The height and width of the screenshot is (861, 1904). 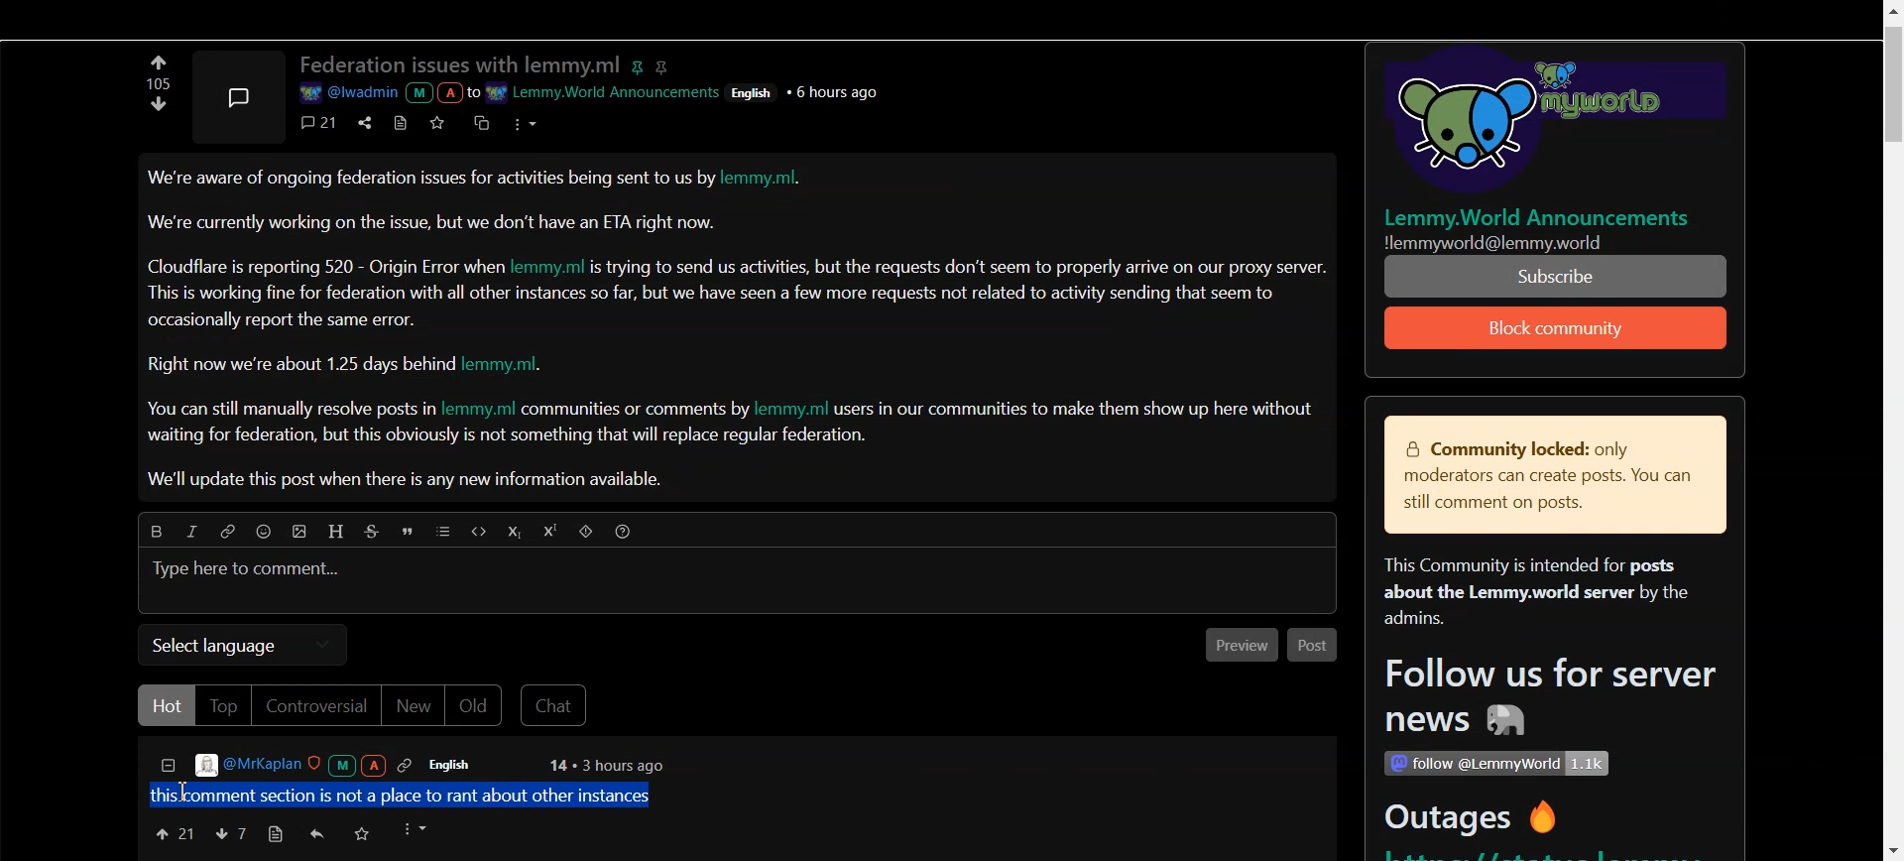 I want to click on We're currently working on the issue, but we don’t have an ETA right now., so click(x=433, y=222).